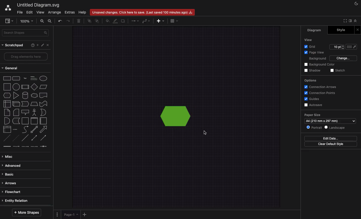 The image size is (361, 219). I want to click on Page, so click(71, 215).